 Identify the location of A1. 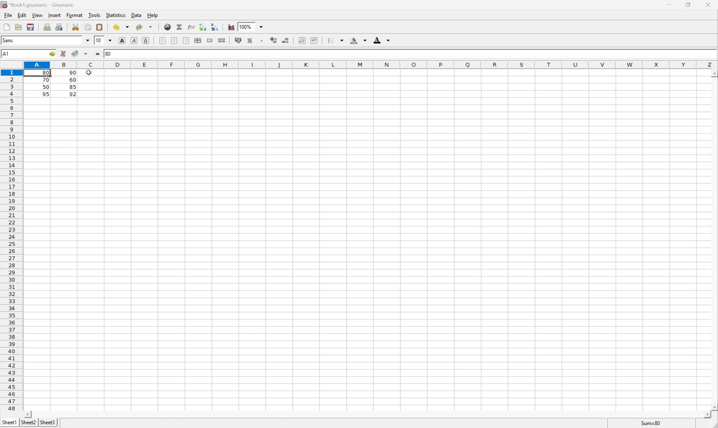
(9, 54).